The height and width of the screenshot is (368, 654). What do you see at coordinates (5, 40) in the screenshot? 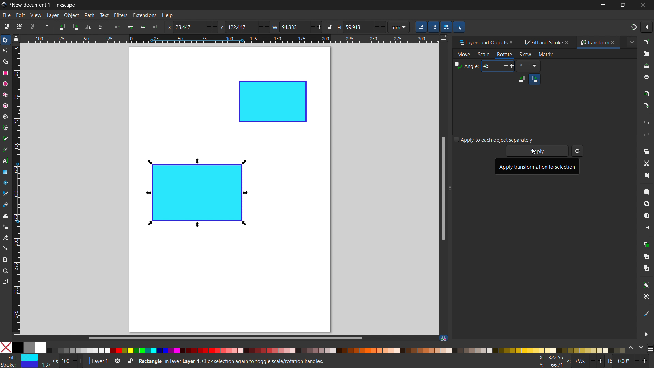
I see `selector tool` at bounding box center [5, 40].